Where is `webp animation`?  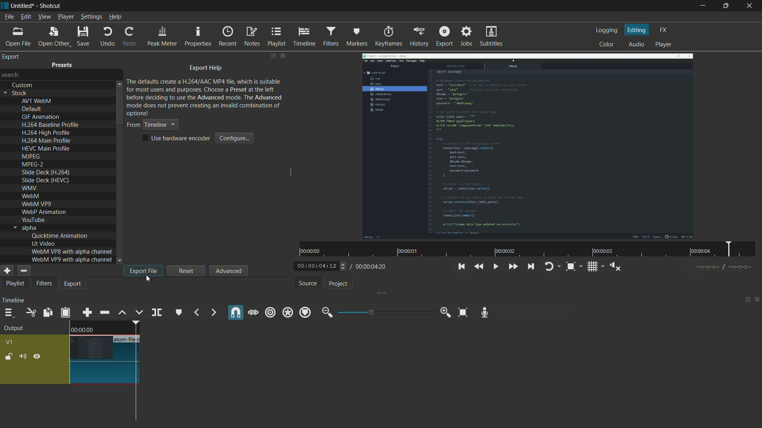 webp animation is located at coordinates (44, 212).